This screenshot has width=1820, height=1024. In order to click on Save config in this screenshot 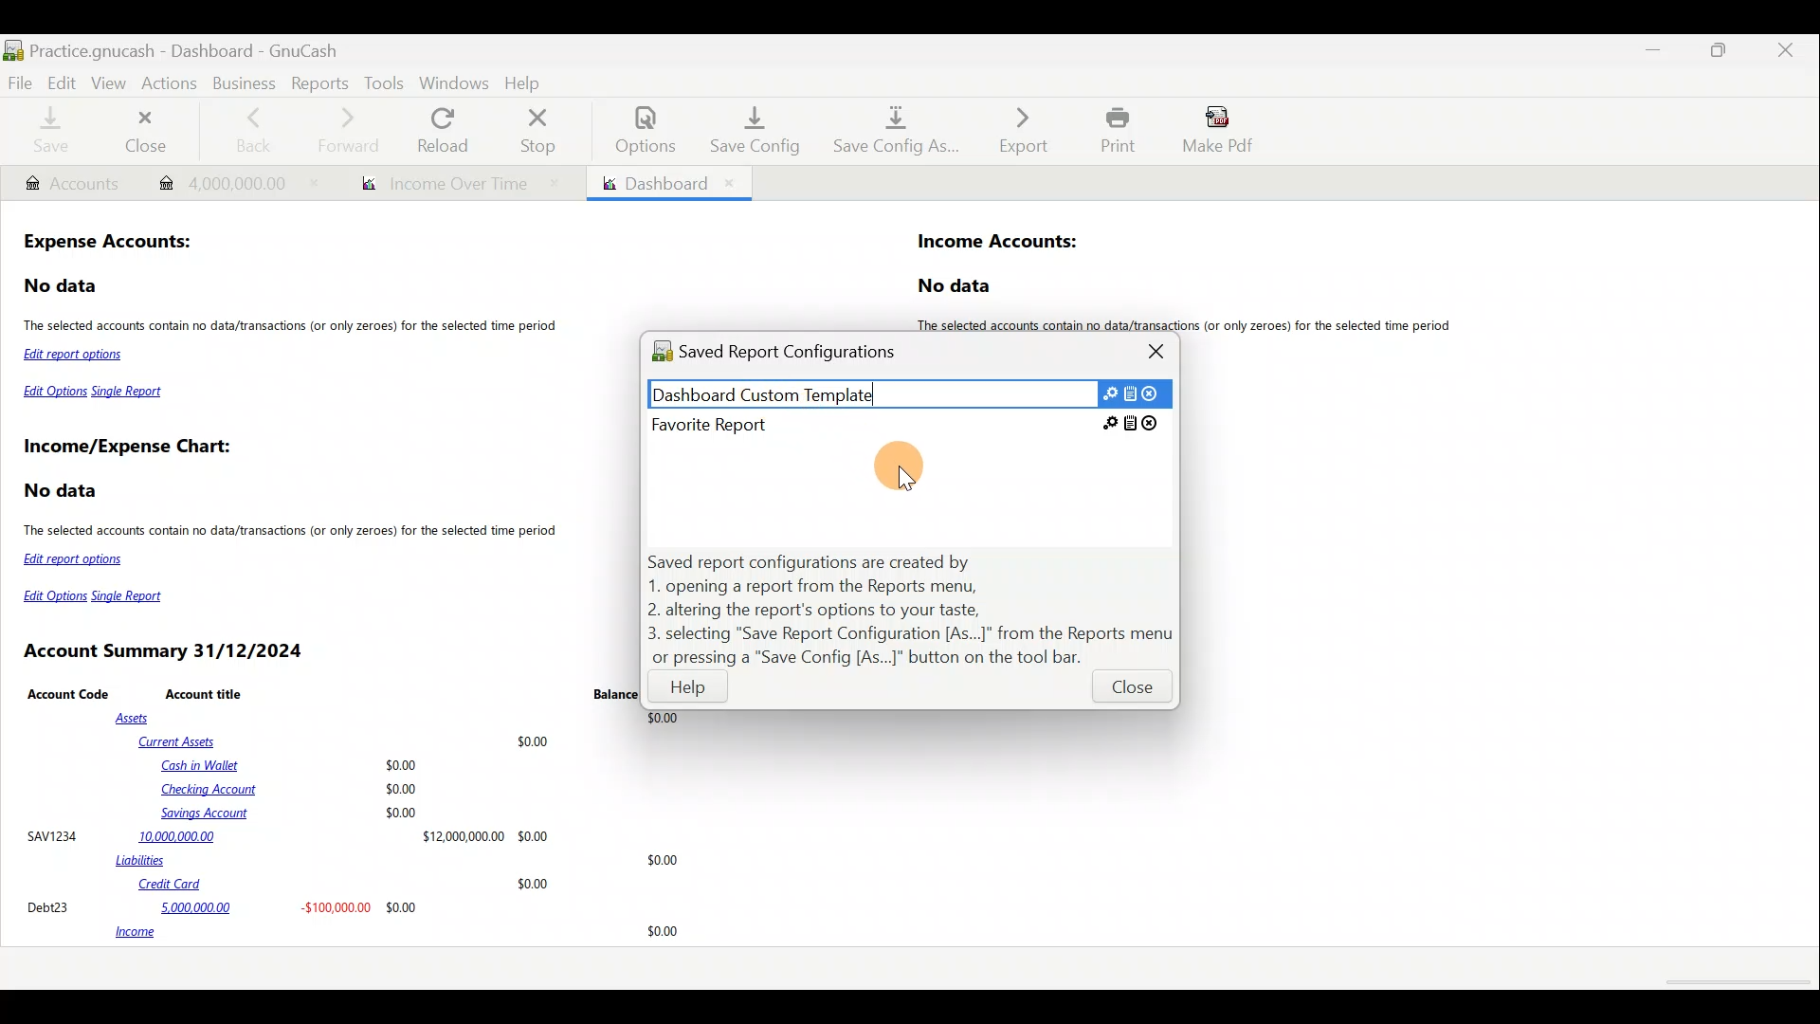, I will do `click(747, 130)`.